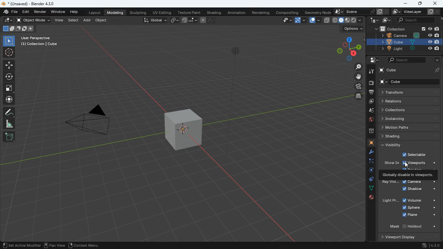  Describe the element at coordinates (383, 12) in the screenshot. I see `document` at that location.